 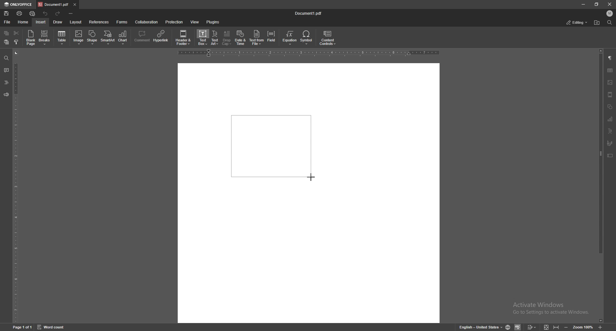 What do you see at coordinates (610, 13) in the screenshot?
I see `profile` at bounding box center [610, 13].